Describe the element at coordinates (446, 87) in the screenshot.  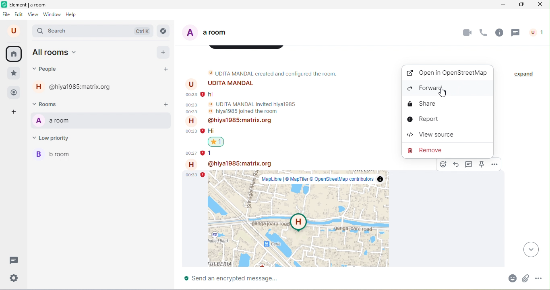
I see `` at that location.